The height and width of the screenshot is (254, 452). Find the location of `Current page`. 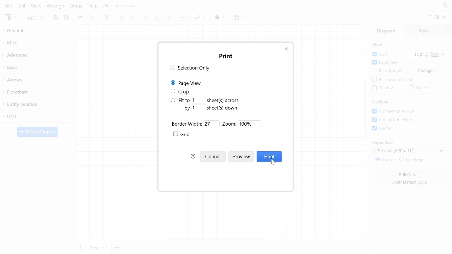

Current page is located at coordinates (100, 247).